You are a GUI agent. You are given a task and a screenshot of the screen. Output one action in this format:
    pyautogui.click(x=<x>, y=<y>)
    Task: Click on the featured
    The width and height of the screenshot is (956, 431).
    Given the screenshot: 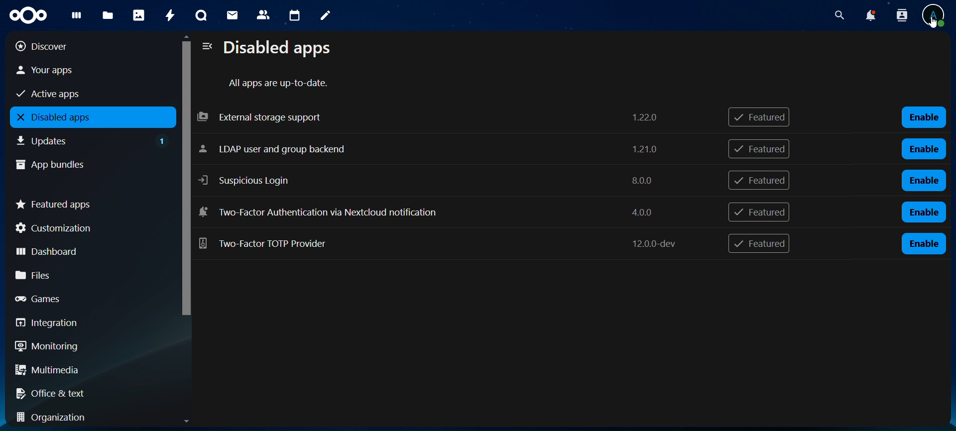 What is the action you would take?
    pyautogui.click(x=760, y=181)
    